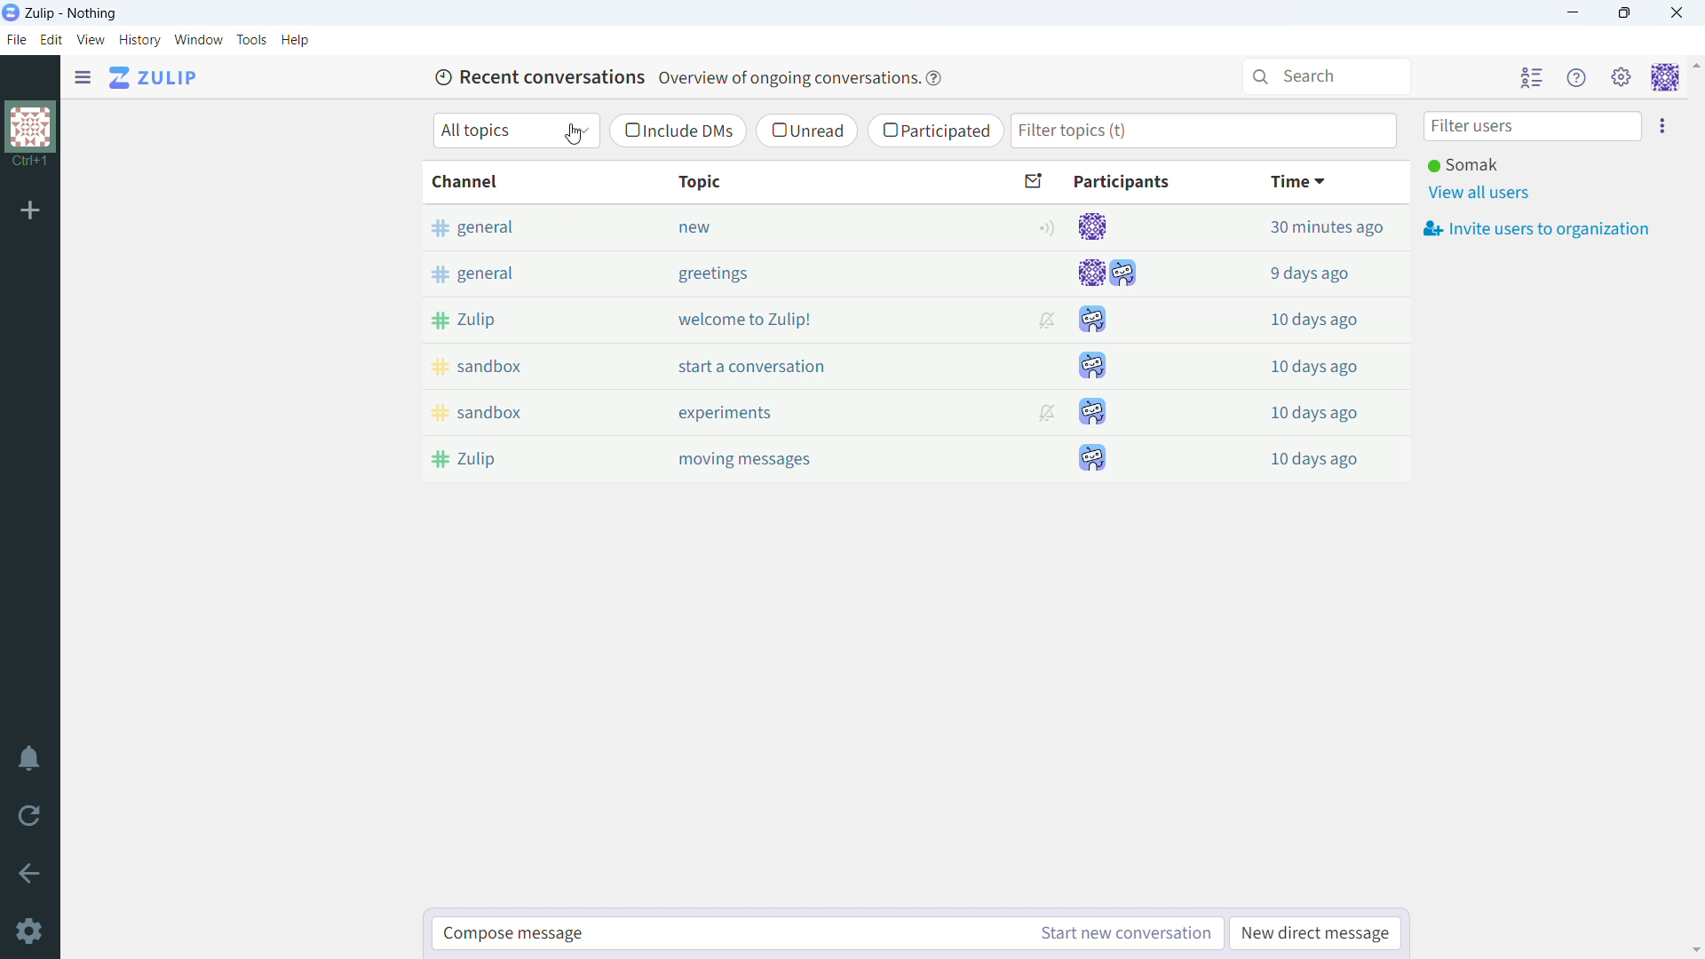  What do you see at coordinates (522, 227) in the screenshot?
I see `general` at bounding box center [522, 227].